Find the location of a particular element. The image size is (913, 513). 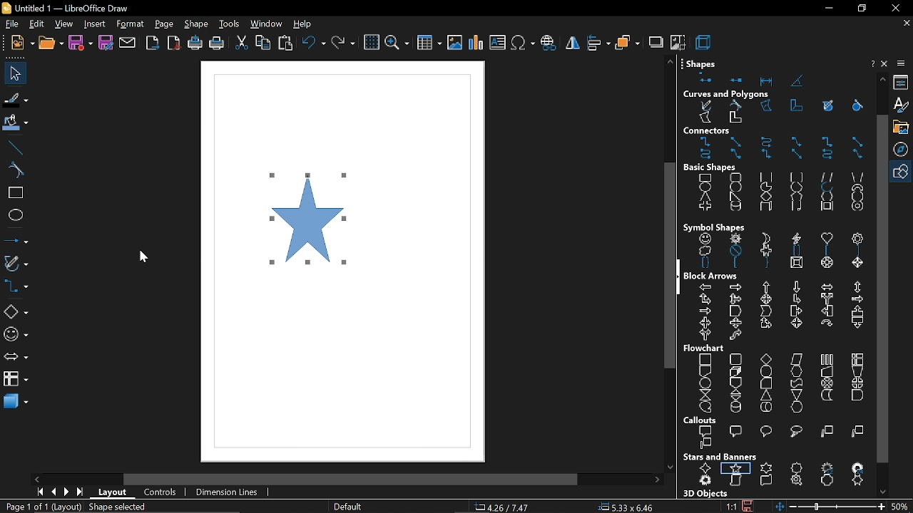

stars and banners is located at coordinates (779, 475).